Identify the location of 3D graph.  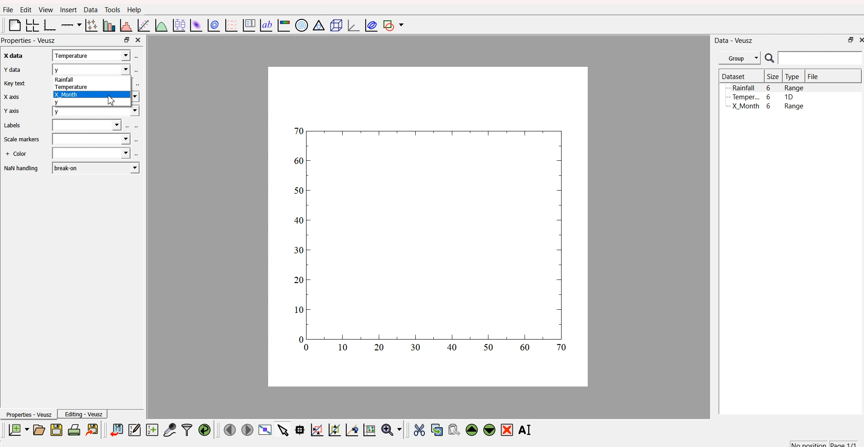
(350, 25).